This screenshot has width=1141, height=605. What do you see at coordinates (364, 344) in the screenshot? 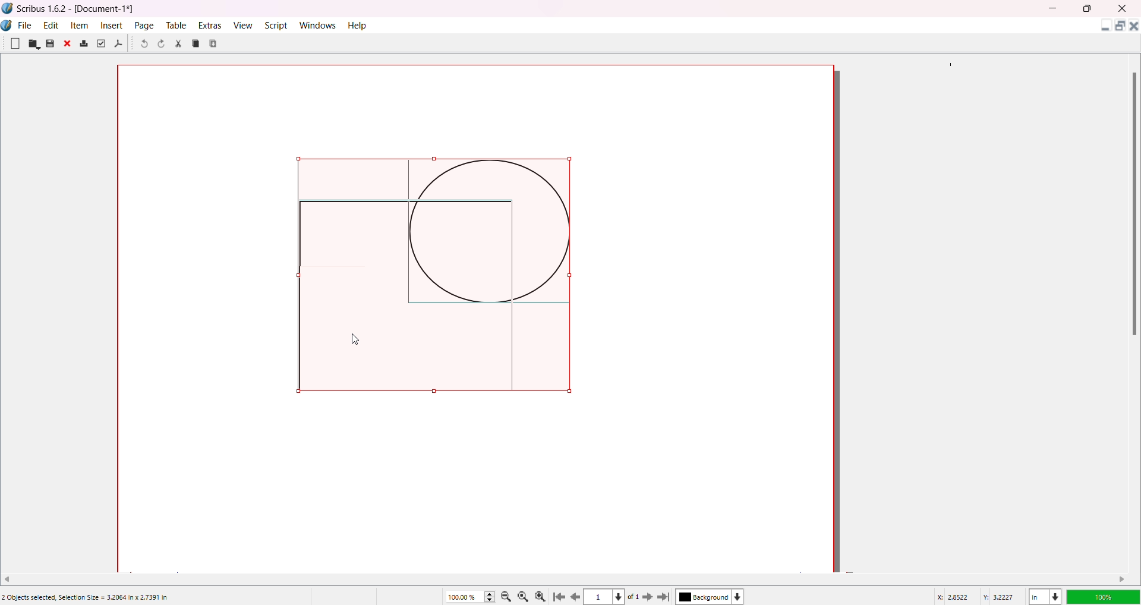
I see `cursor` at bounding box center [364, 344].